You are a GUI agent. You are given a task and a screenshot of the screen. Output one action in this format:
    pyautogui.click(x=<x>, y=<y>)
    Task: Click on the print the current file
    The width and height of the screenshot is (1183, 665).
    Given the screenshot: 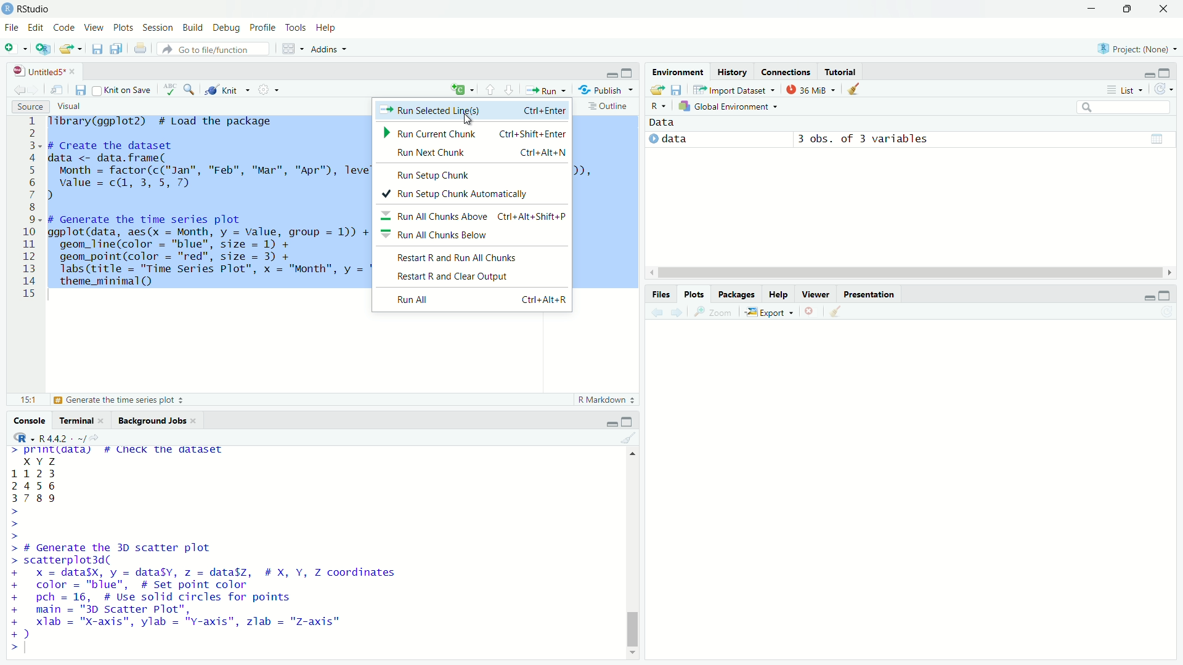 What is the action you would take?
    pyautogui.click(x=139, y=48)
    